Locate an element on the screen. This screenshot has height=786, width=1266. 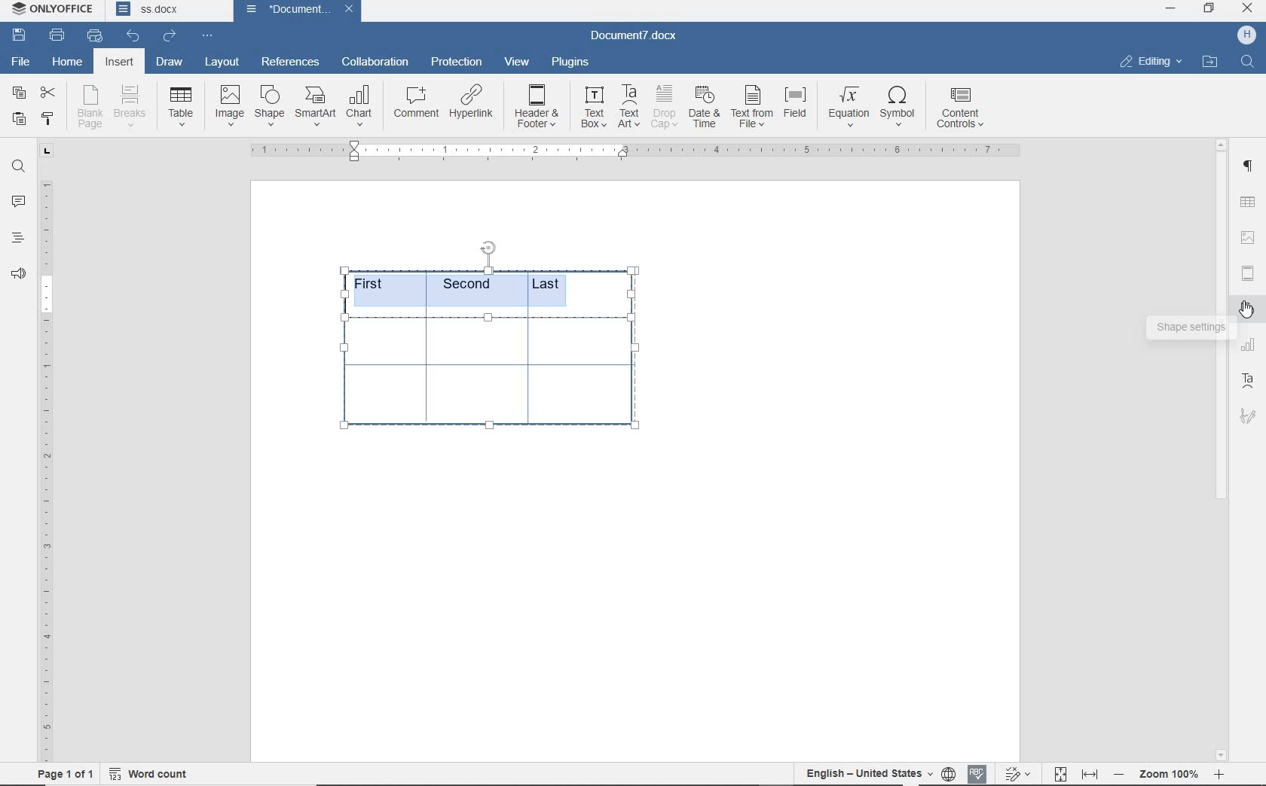
header & footer is located at coordinates (537, 107).